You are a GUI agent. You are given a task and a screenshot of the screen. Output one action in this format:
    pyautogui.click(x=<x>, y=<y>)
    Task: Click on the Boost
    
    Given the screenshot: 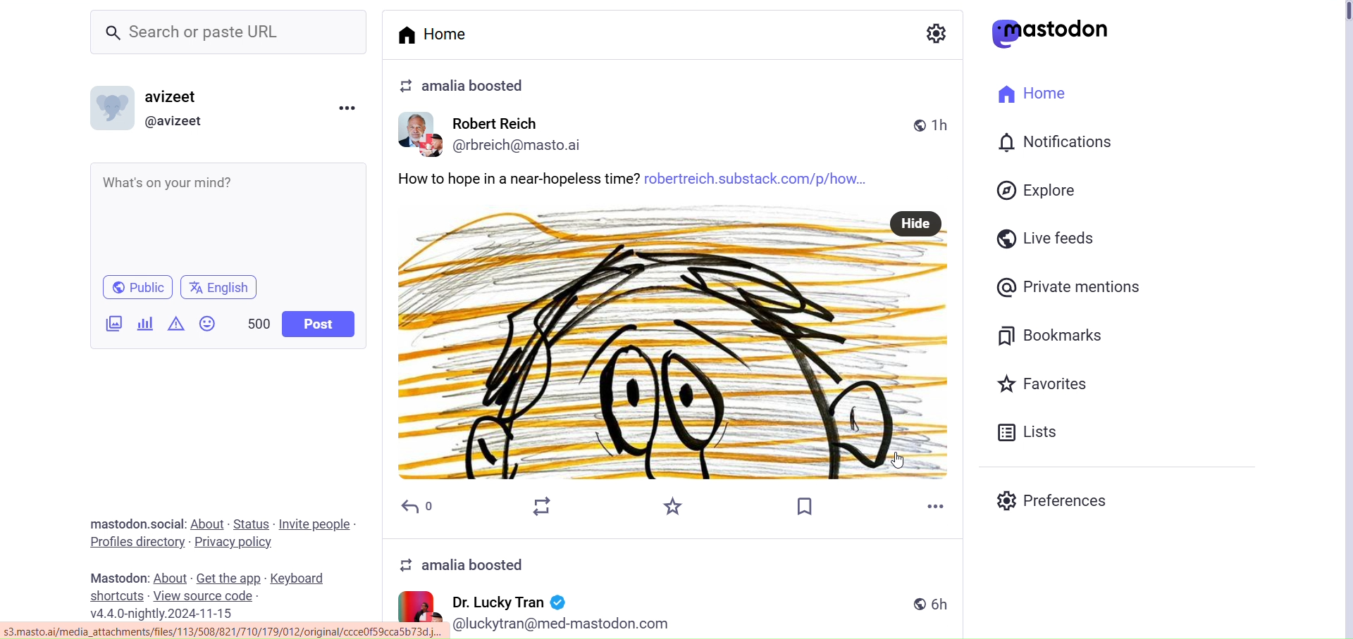 What is the action you would take?
    pyautogui.click(x=545, y=505)
    